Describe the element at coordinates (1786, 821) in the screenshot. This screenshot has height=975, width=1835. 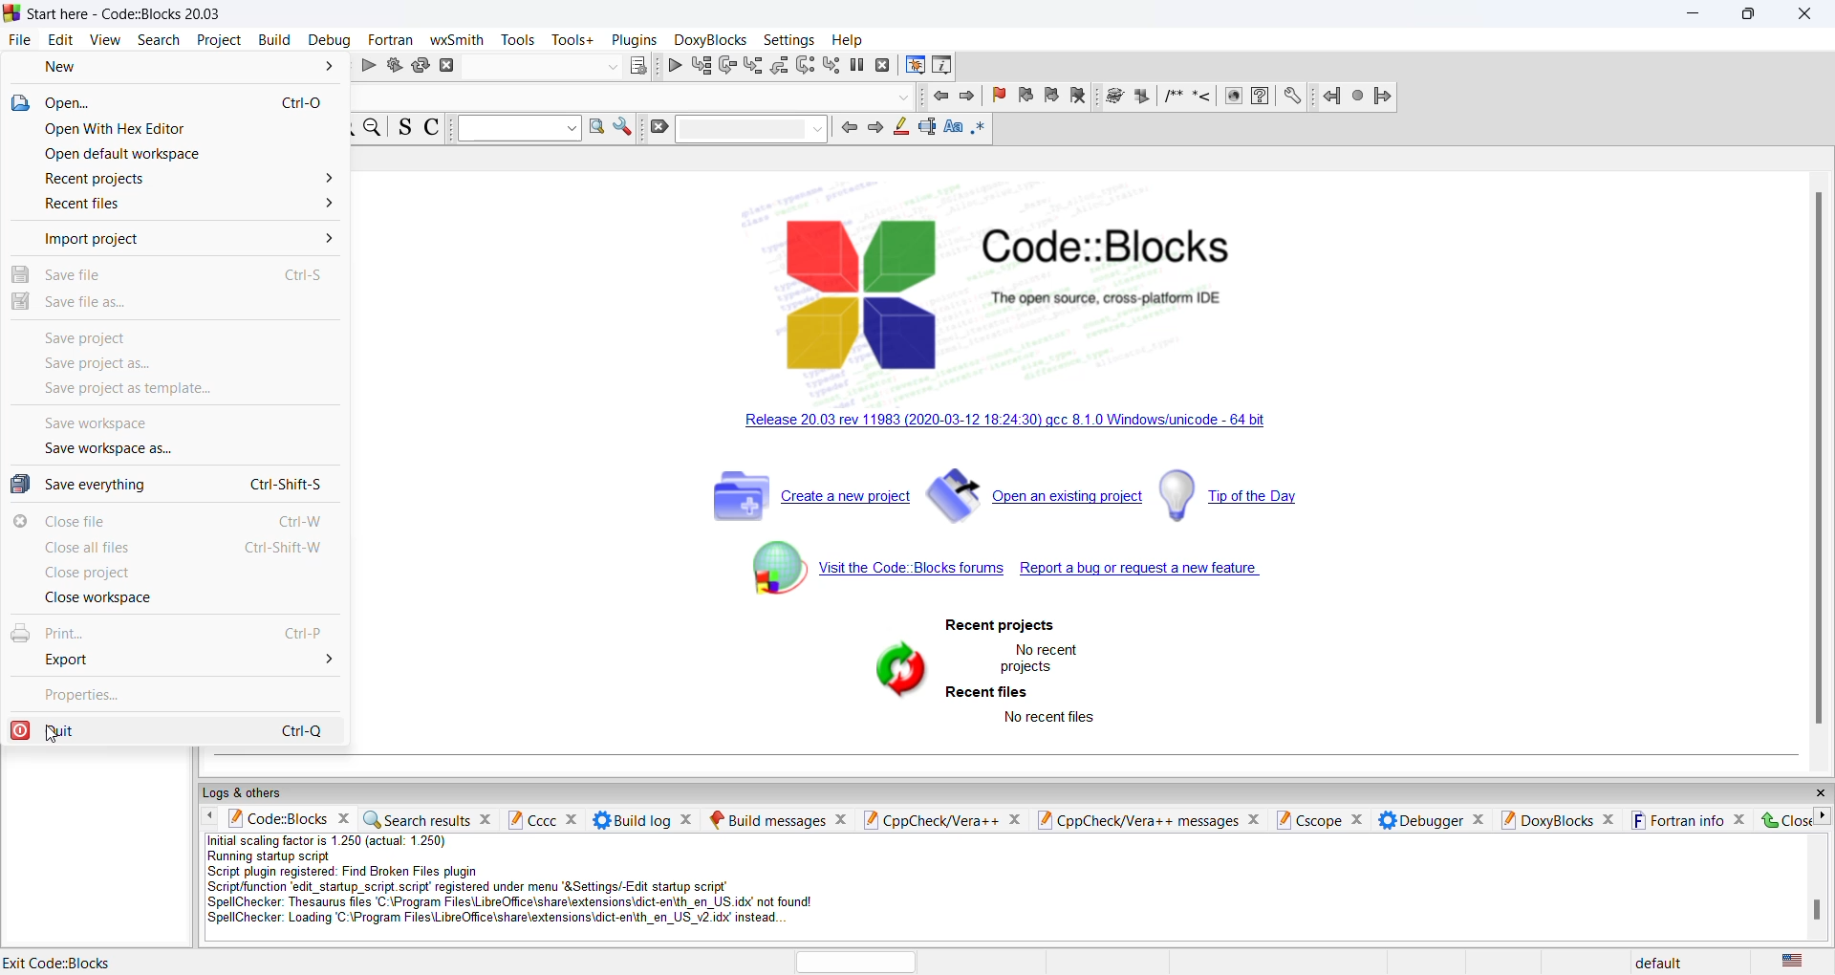
I see `close` at that location.